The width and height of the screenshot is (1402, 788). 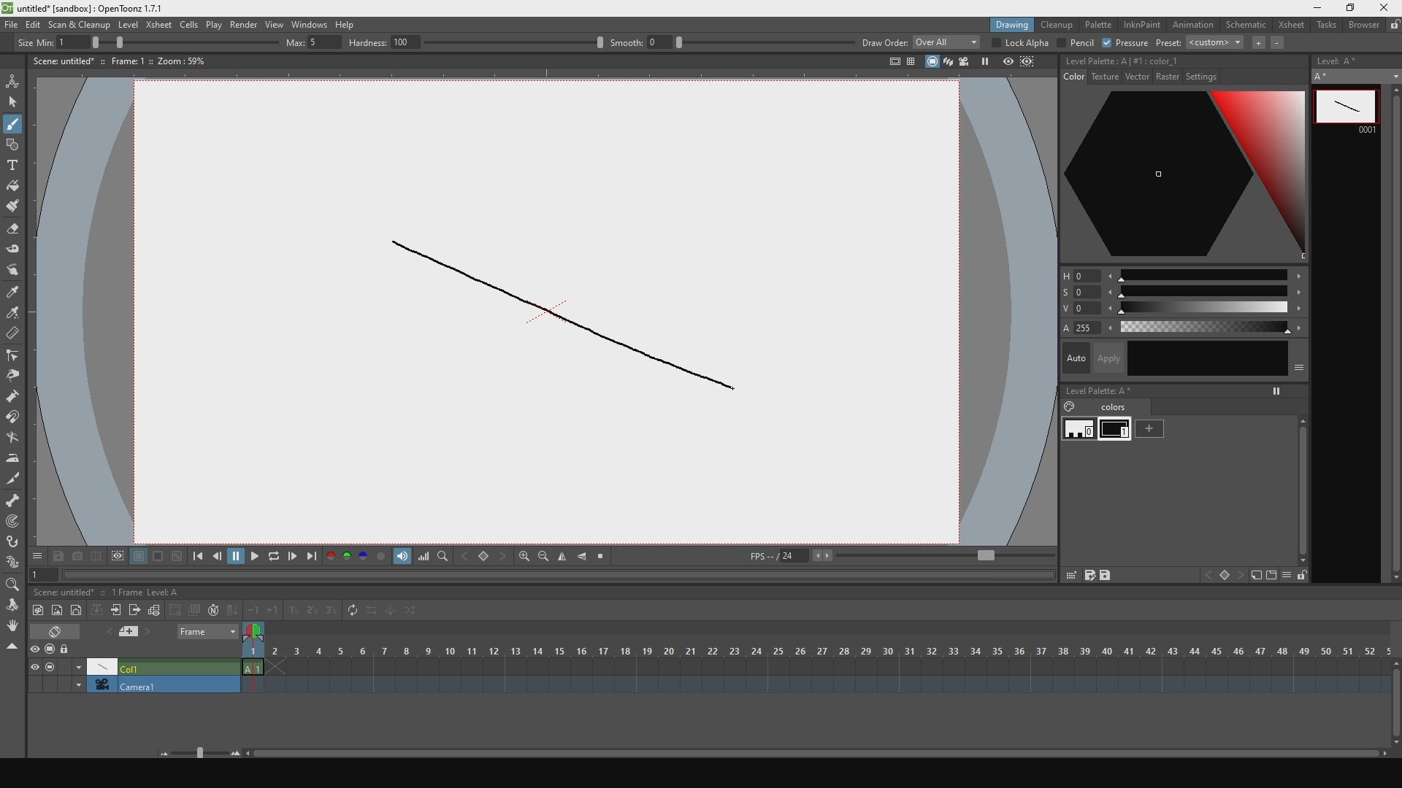 I want to click on stop, so click(x=929, y=64).